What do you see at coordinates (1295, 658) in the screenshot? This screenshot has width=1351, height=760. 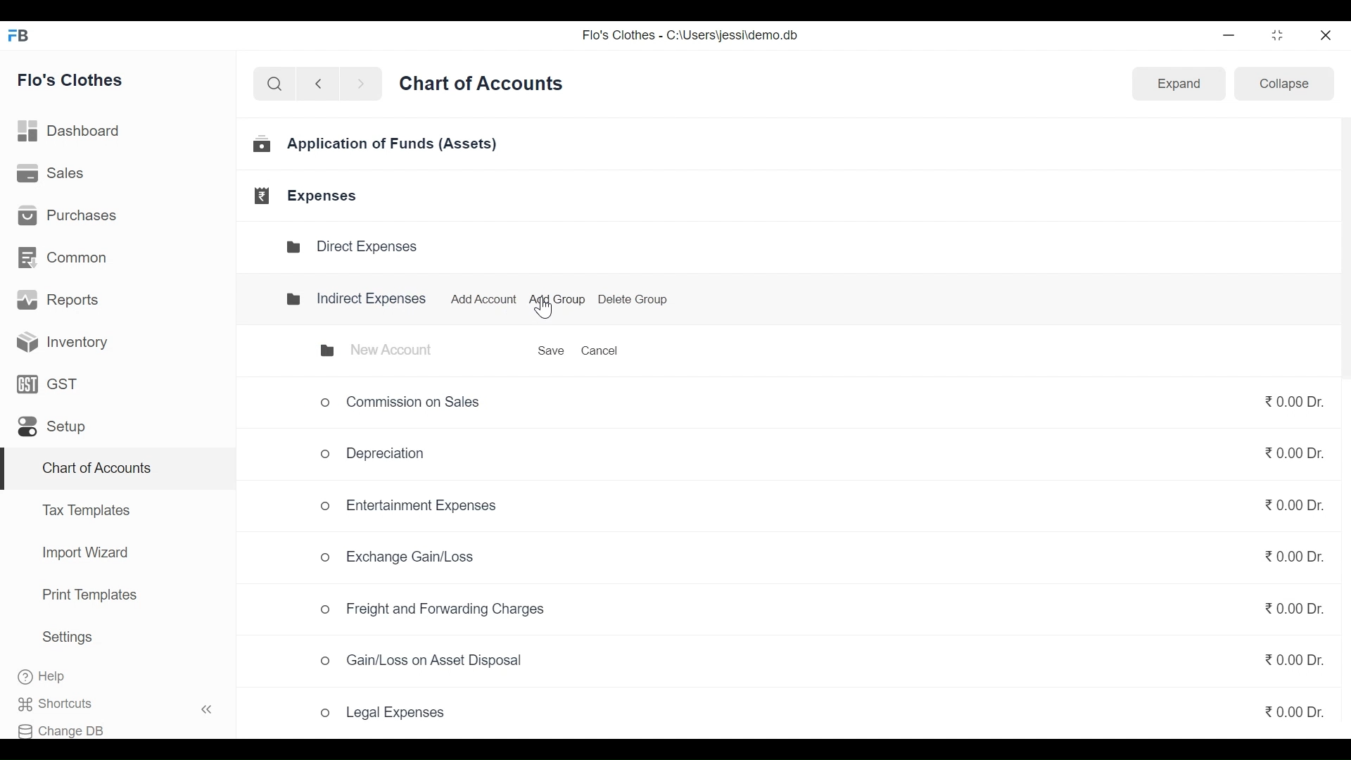 I see `₹0.00 Dr.` at bounding box center [1295, 658].